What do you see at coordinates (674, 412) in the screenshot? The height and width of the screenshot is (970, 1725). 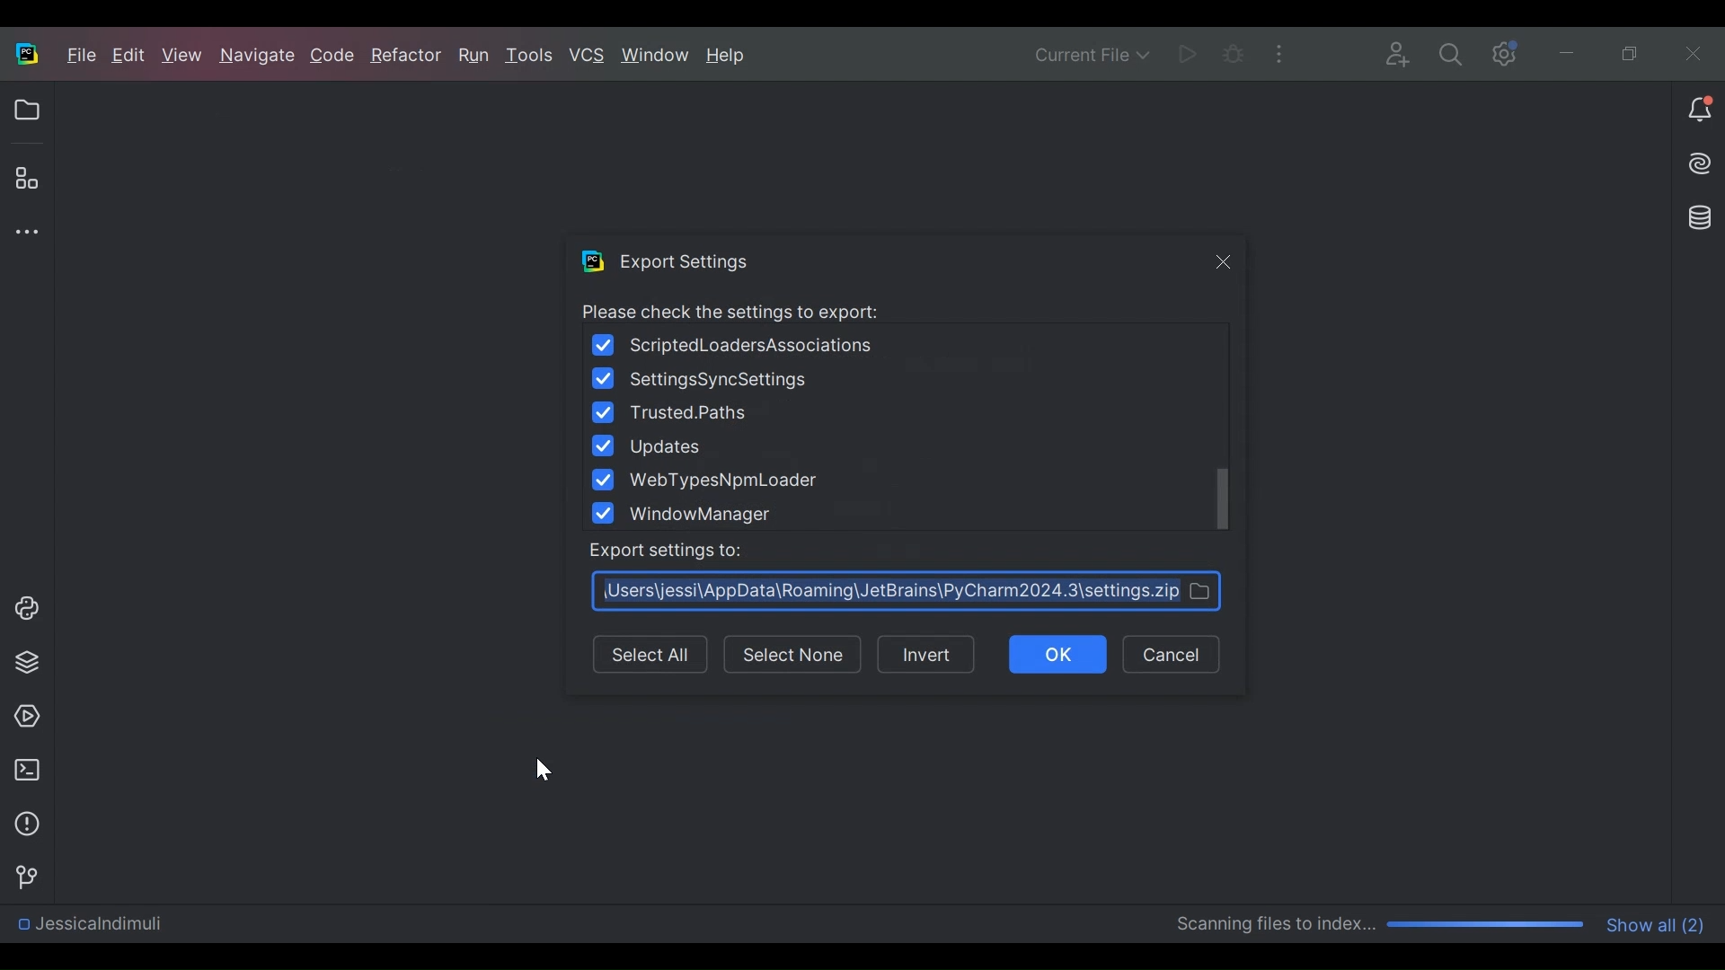 I see `(un)check Trusted.Paths` at bounding box center [674, 412].